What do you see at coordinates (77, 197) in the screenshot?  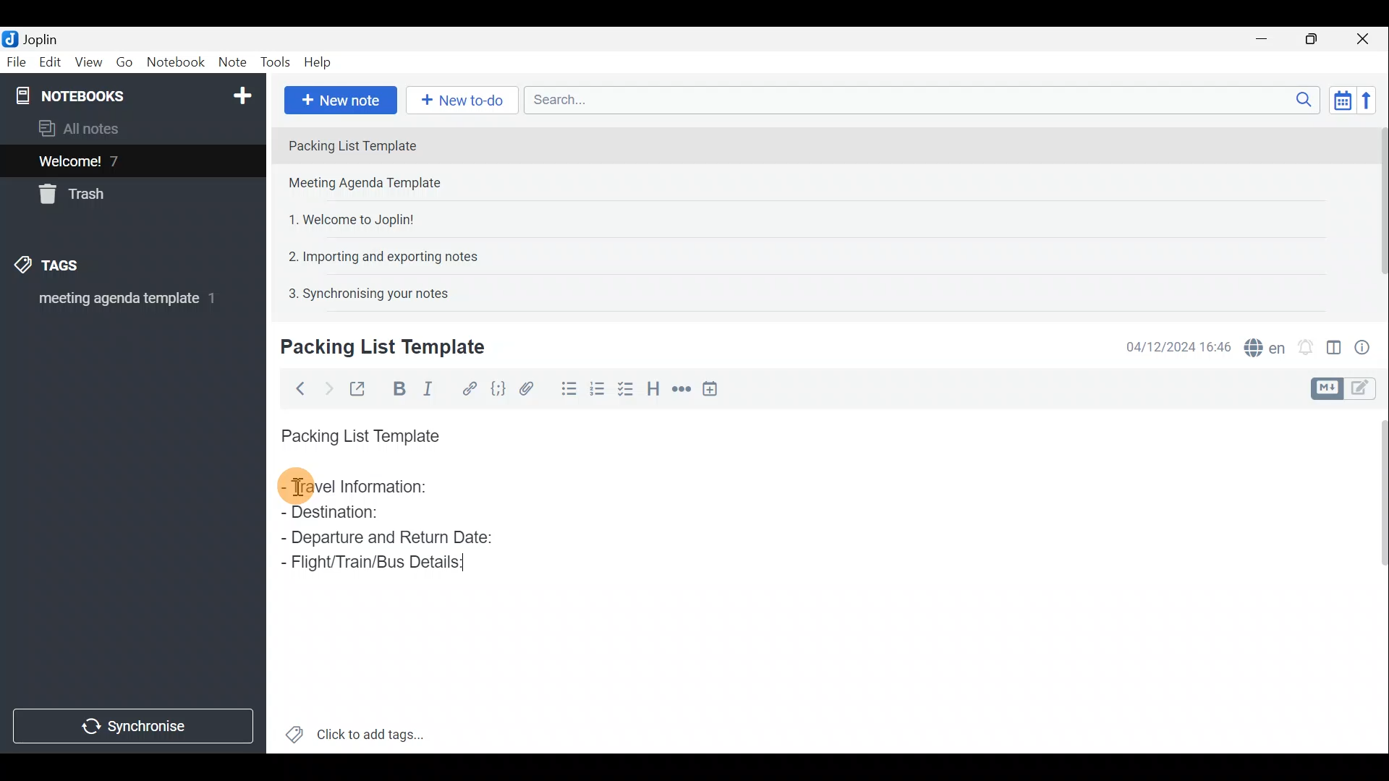 I see `Trash` at bounding box center [77, 197].